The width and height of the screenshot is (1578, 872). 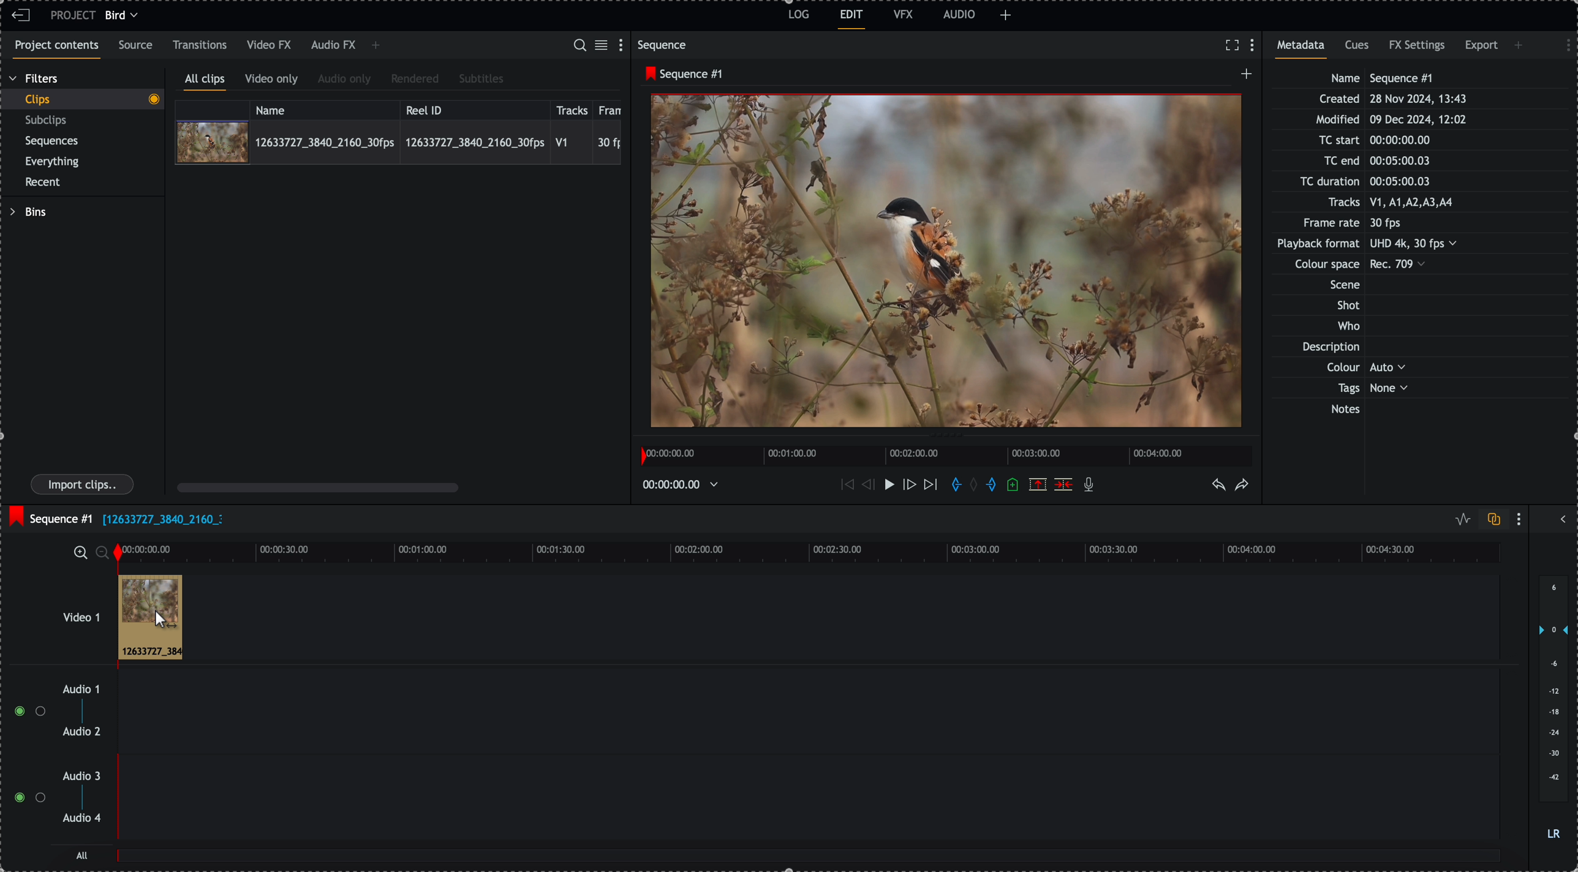 What do you see at coordinates (1244, 77) in the screenshot?
I see `create a new sequence` at bounding box center [1244, 77].